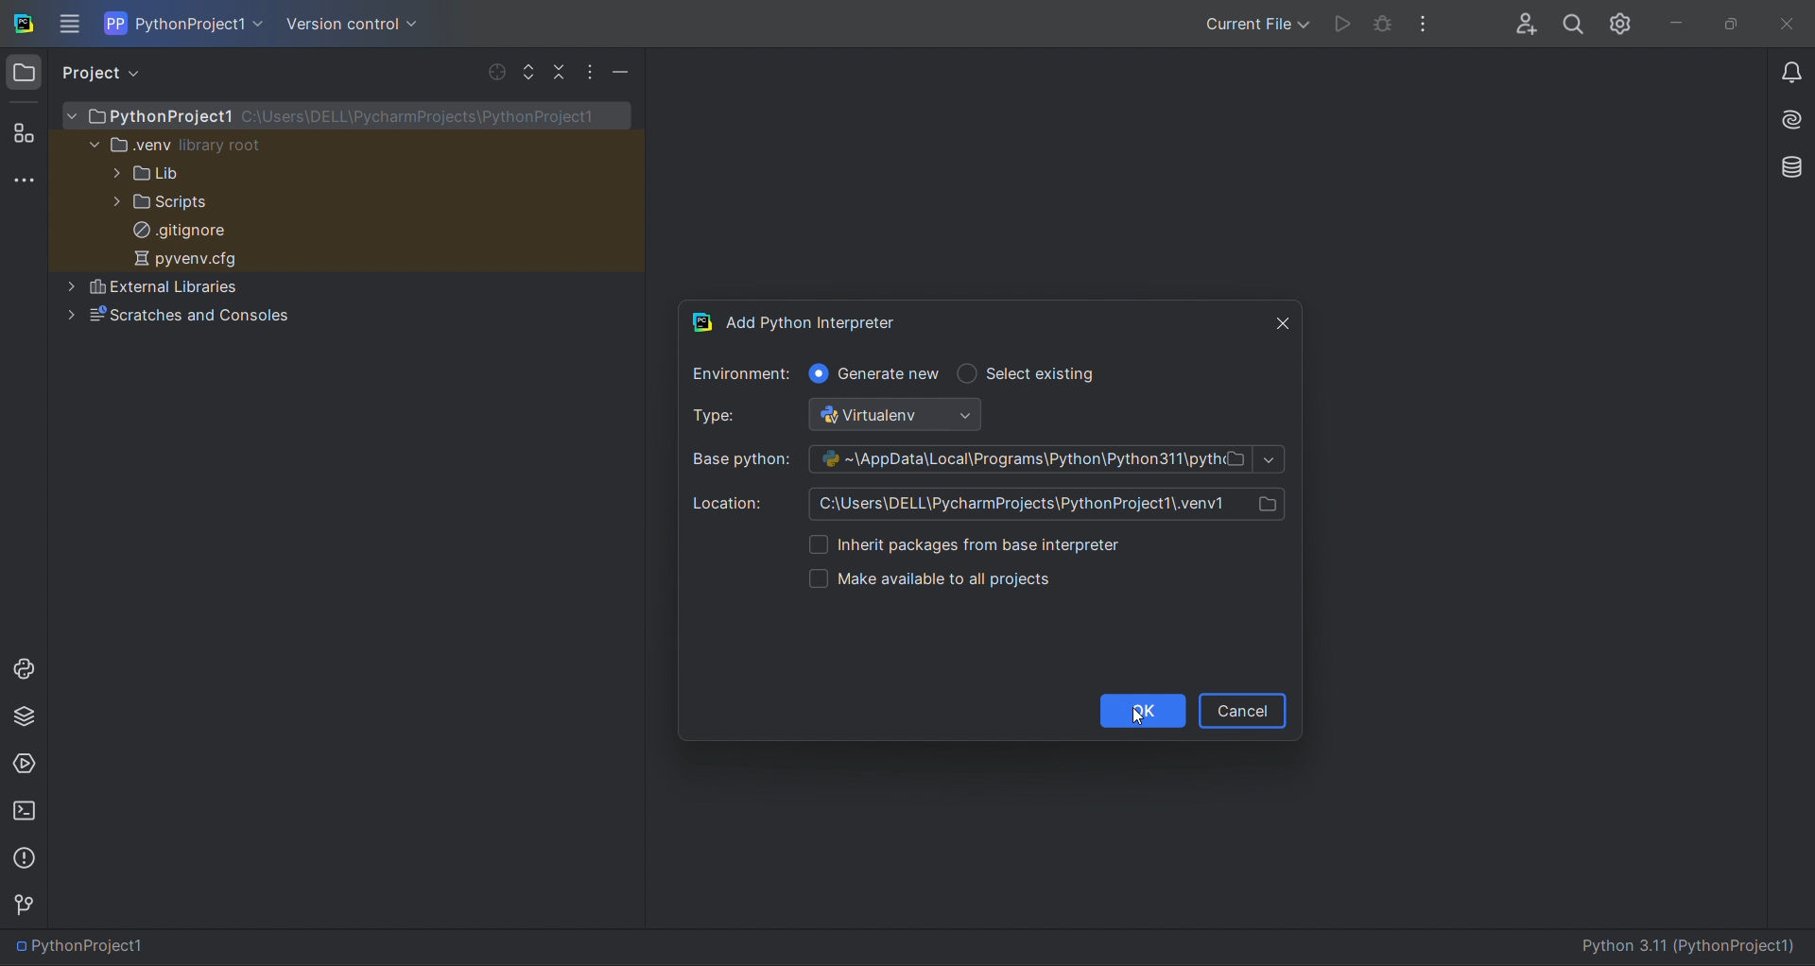  What do you see at coordinates (22, 667) in the screenshot?
I see `python console` at bounding box center [22, 667].